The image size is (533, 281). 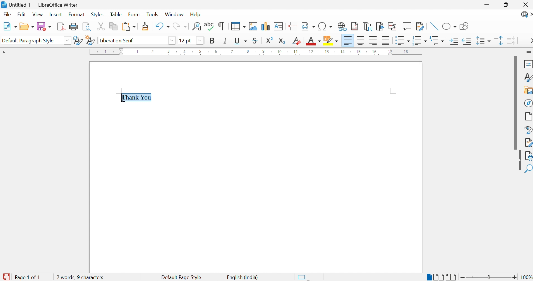 I want to click on Multiple-page View, so click(x=439, y=276).